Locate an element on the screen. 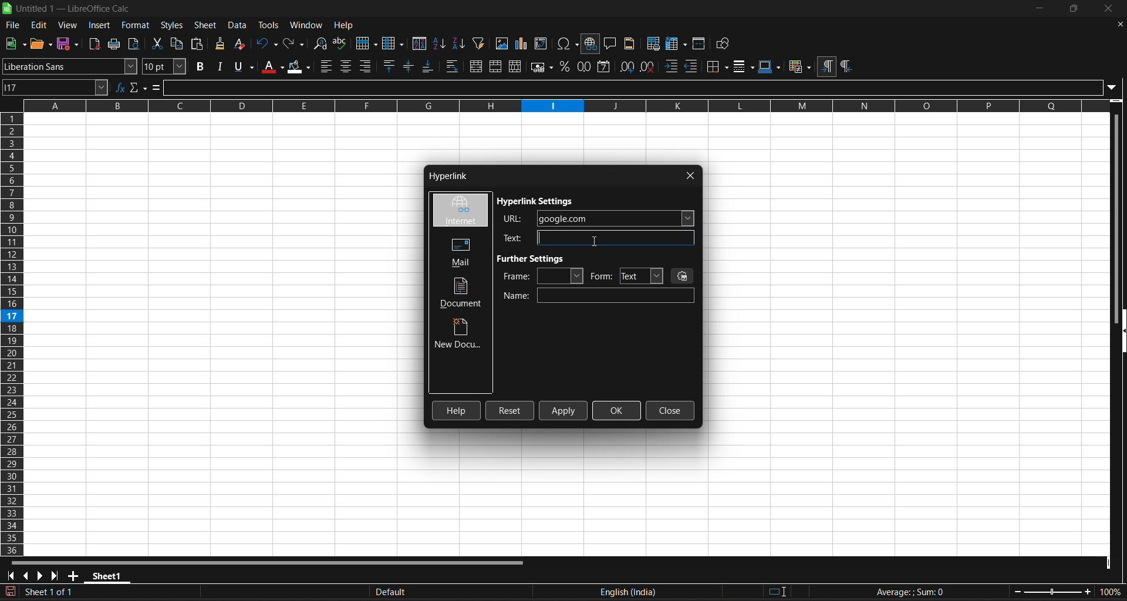 Image resolution: width=1127 pixels, height=601 pixels. right to left is located at coordinates (846, 67).